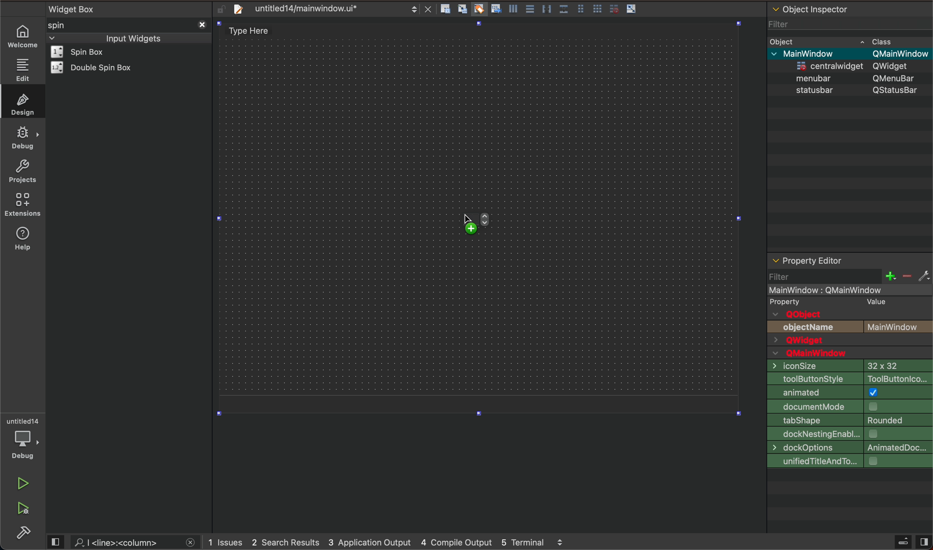  I want to click on close sidebar, so click(911, 542).